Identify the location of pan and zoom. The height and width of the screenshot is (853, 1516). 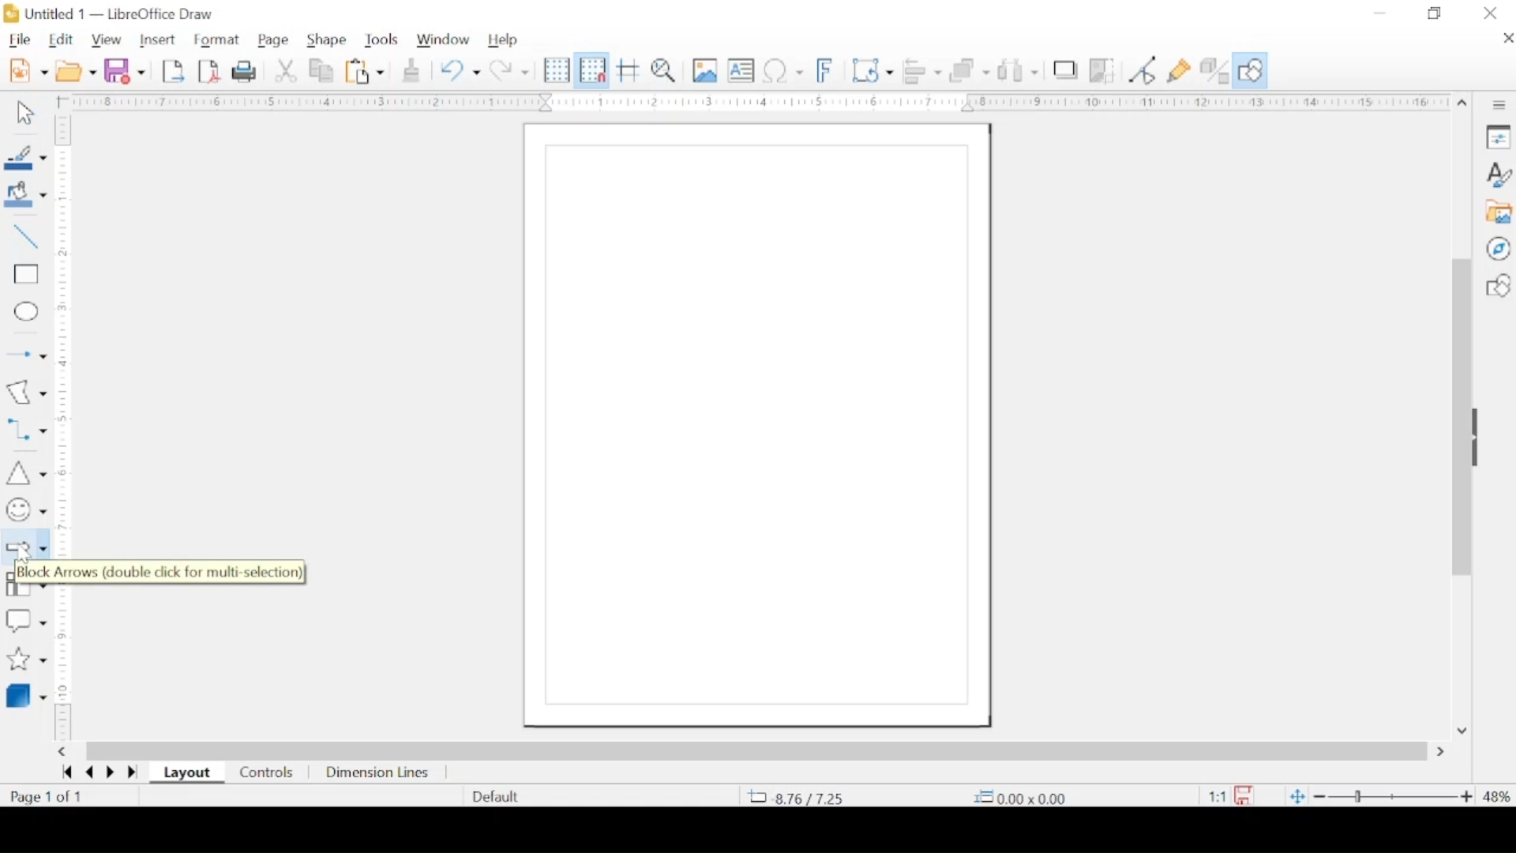
(664, 70).